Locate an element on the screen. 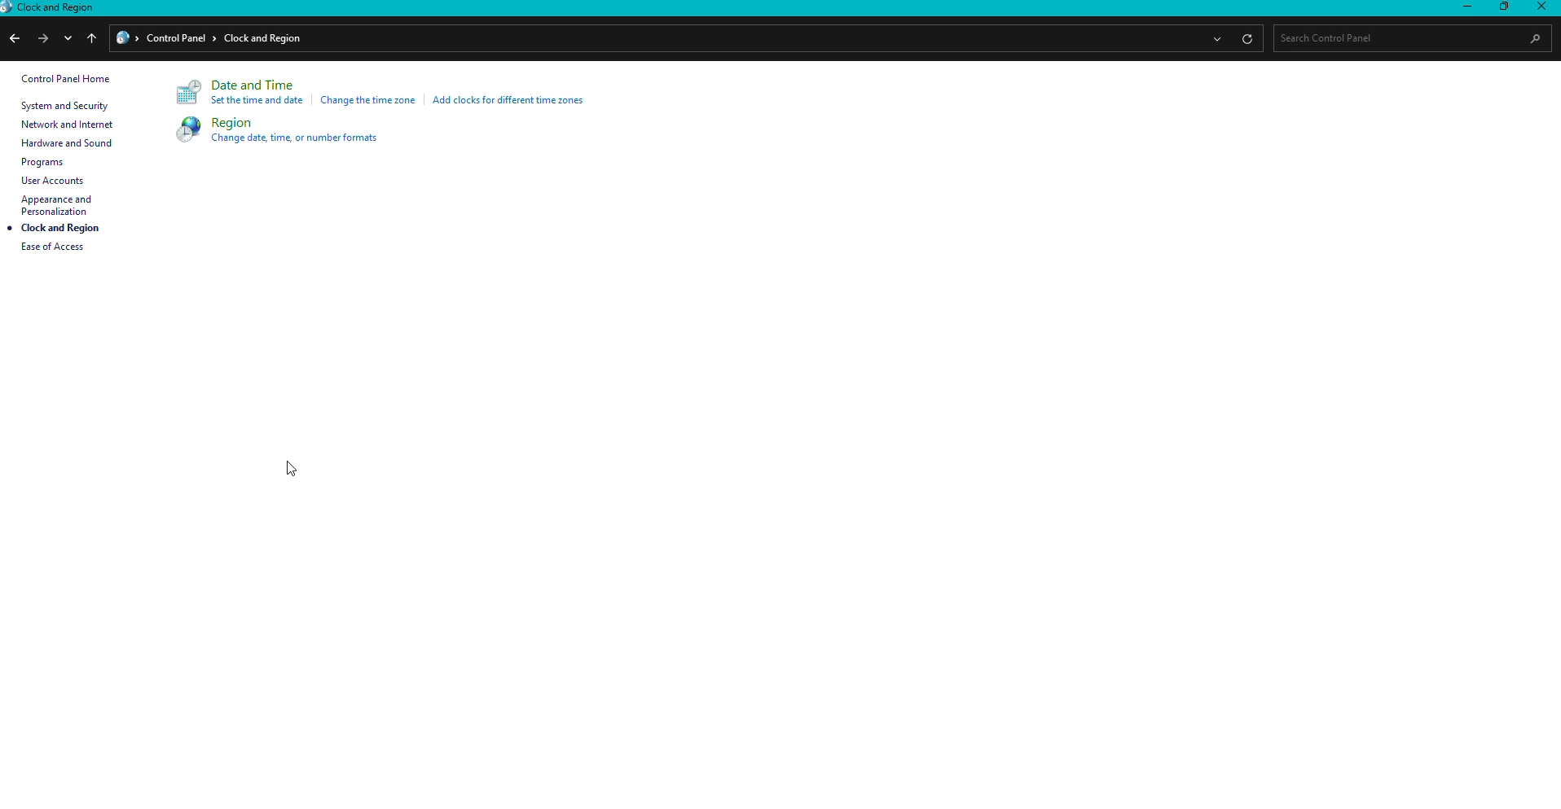  Set time and date is located at coordinates (259, 103).